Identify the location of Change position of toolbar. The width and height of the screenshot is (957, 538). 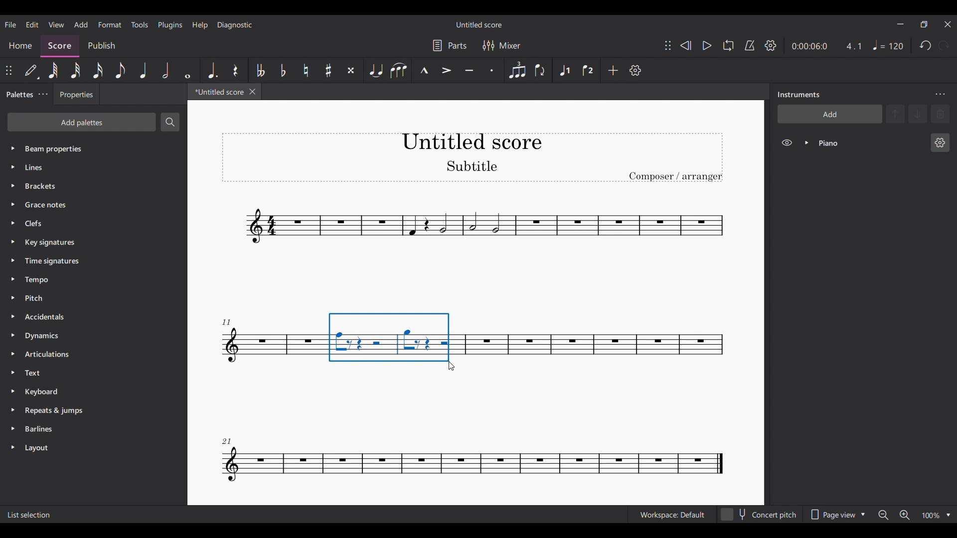
(9, 70).